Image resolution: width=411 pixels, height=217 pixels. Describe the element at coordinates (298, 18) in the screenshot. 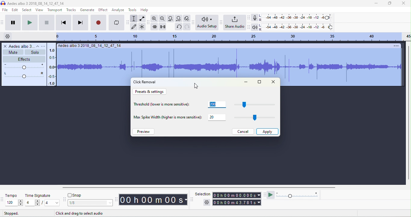

I see `recording level` at that location.